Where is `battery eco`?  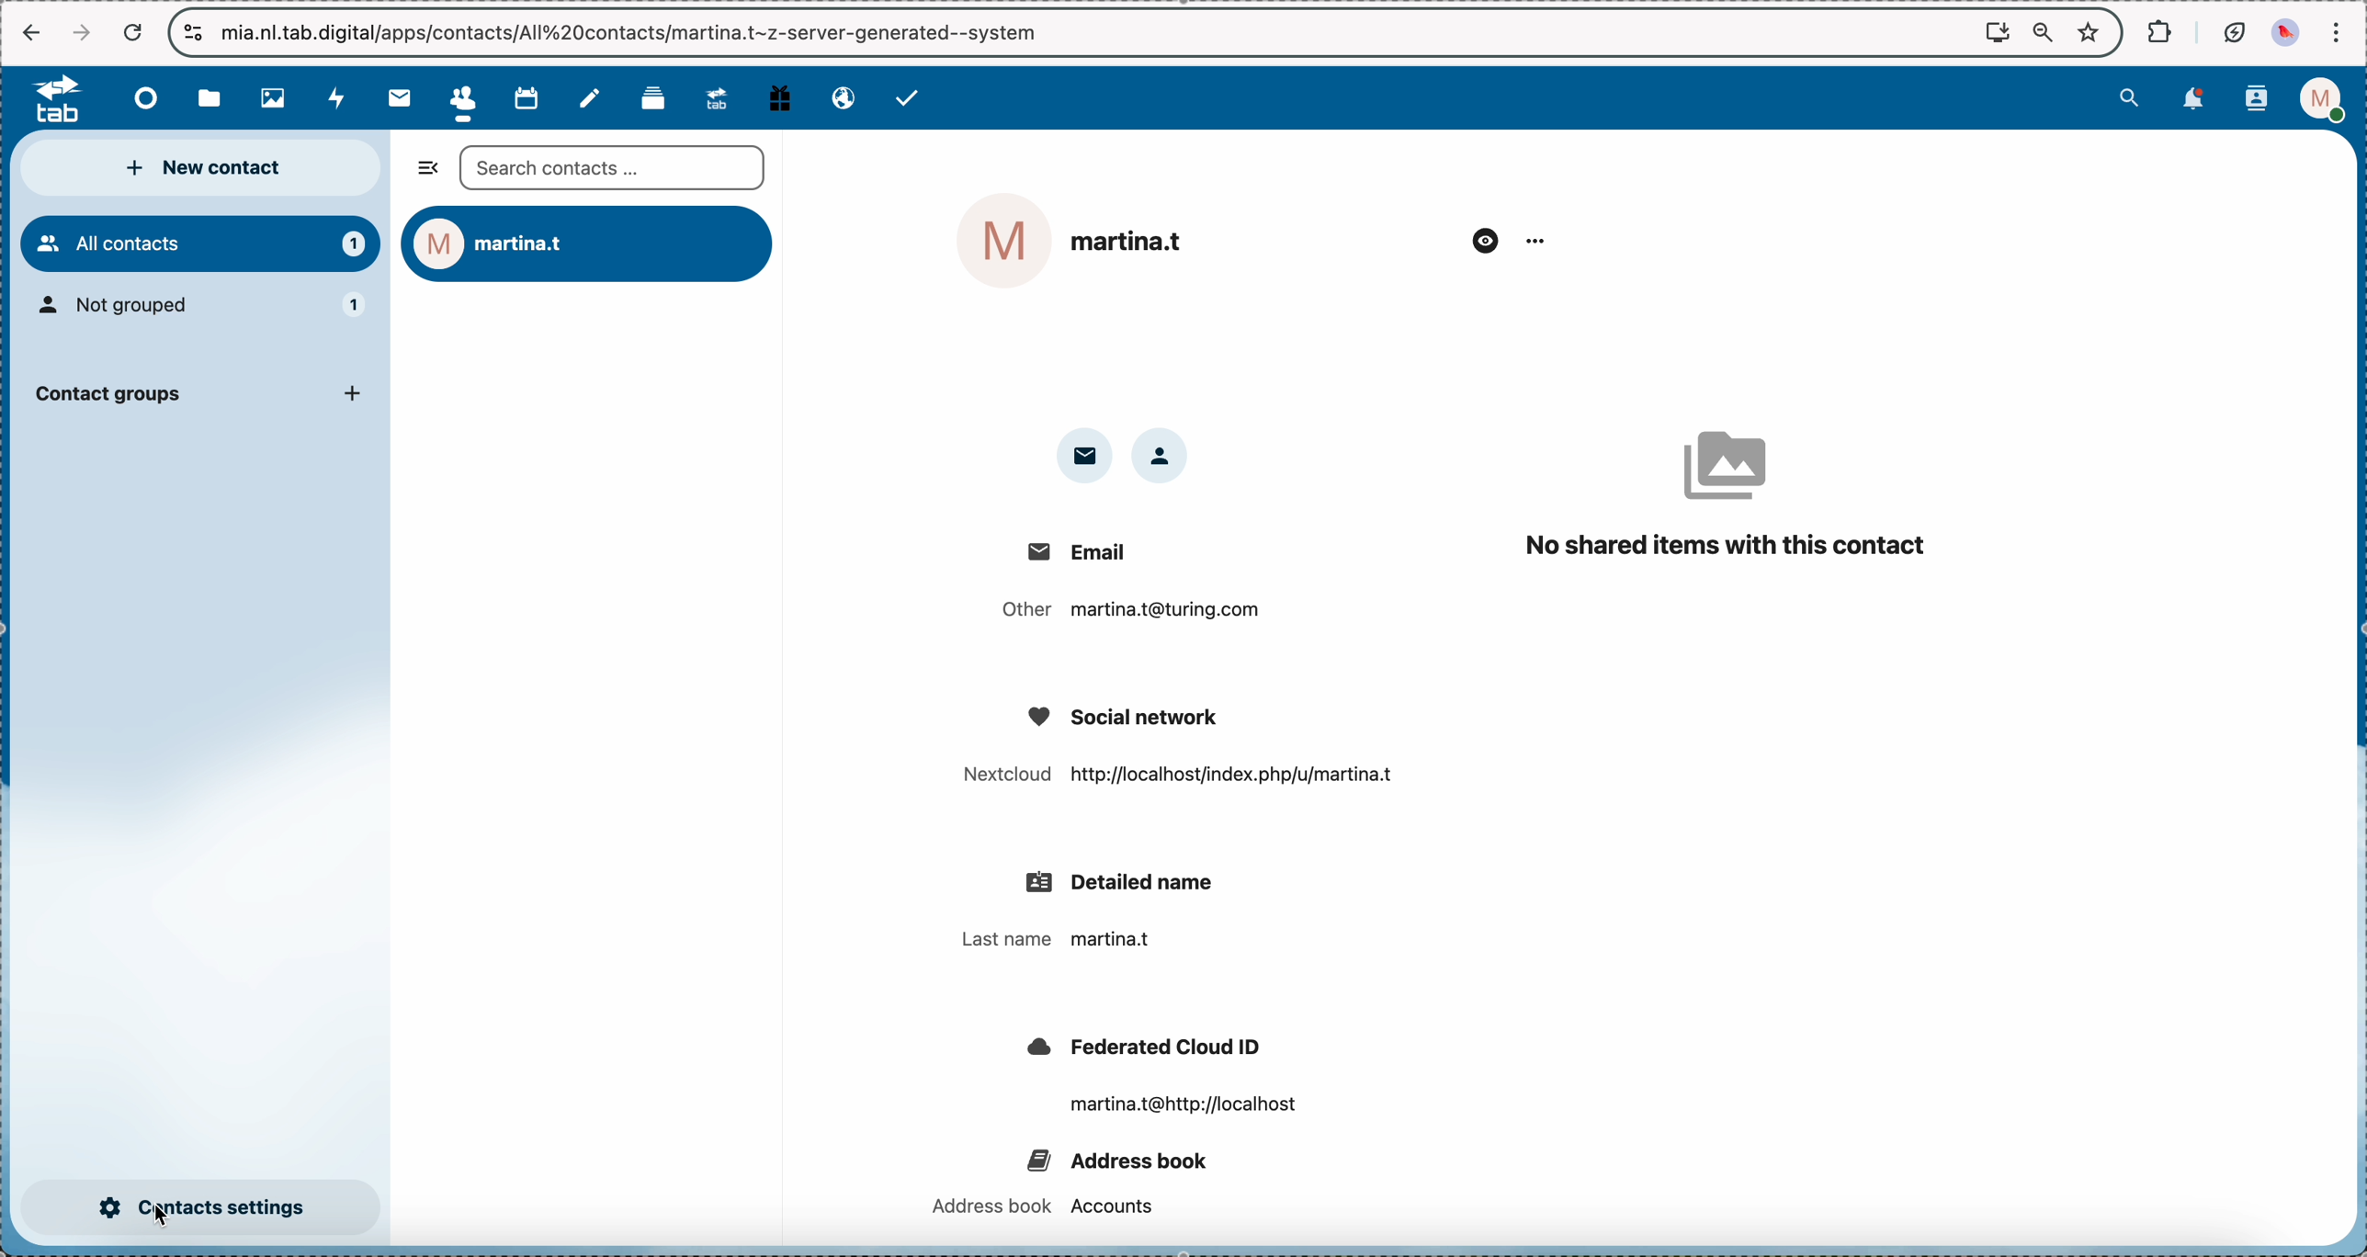
battery eco is located at coordinates (2234, 31).